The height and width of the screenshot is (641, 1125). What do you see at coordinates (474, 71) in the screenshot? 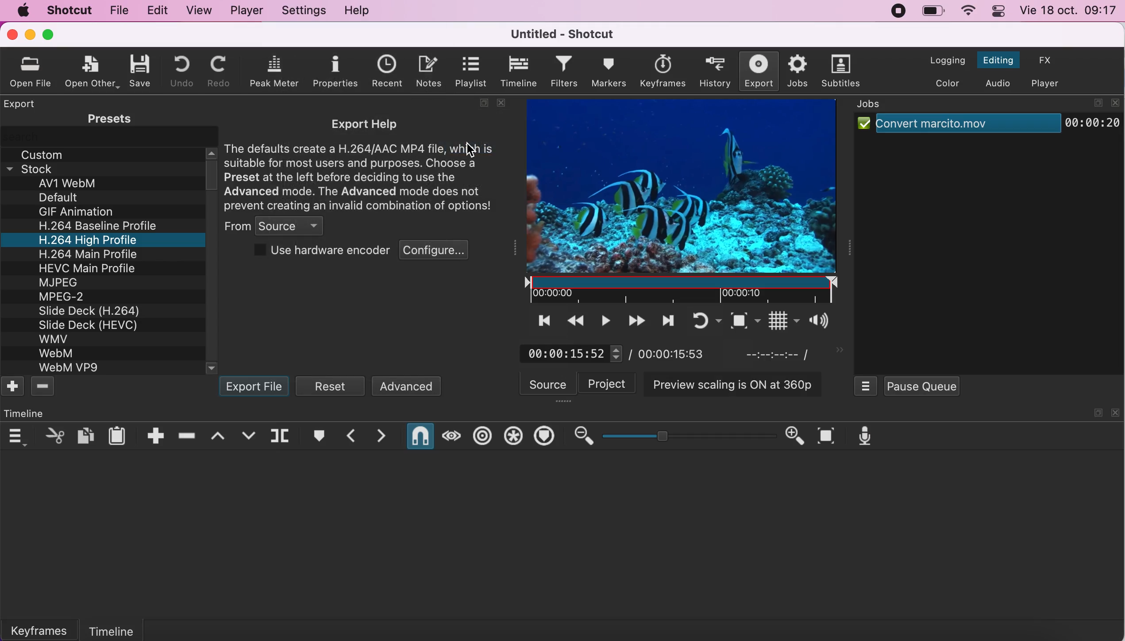
I see `playlist` at bounding box center [474, 71].